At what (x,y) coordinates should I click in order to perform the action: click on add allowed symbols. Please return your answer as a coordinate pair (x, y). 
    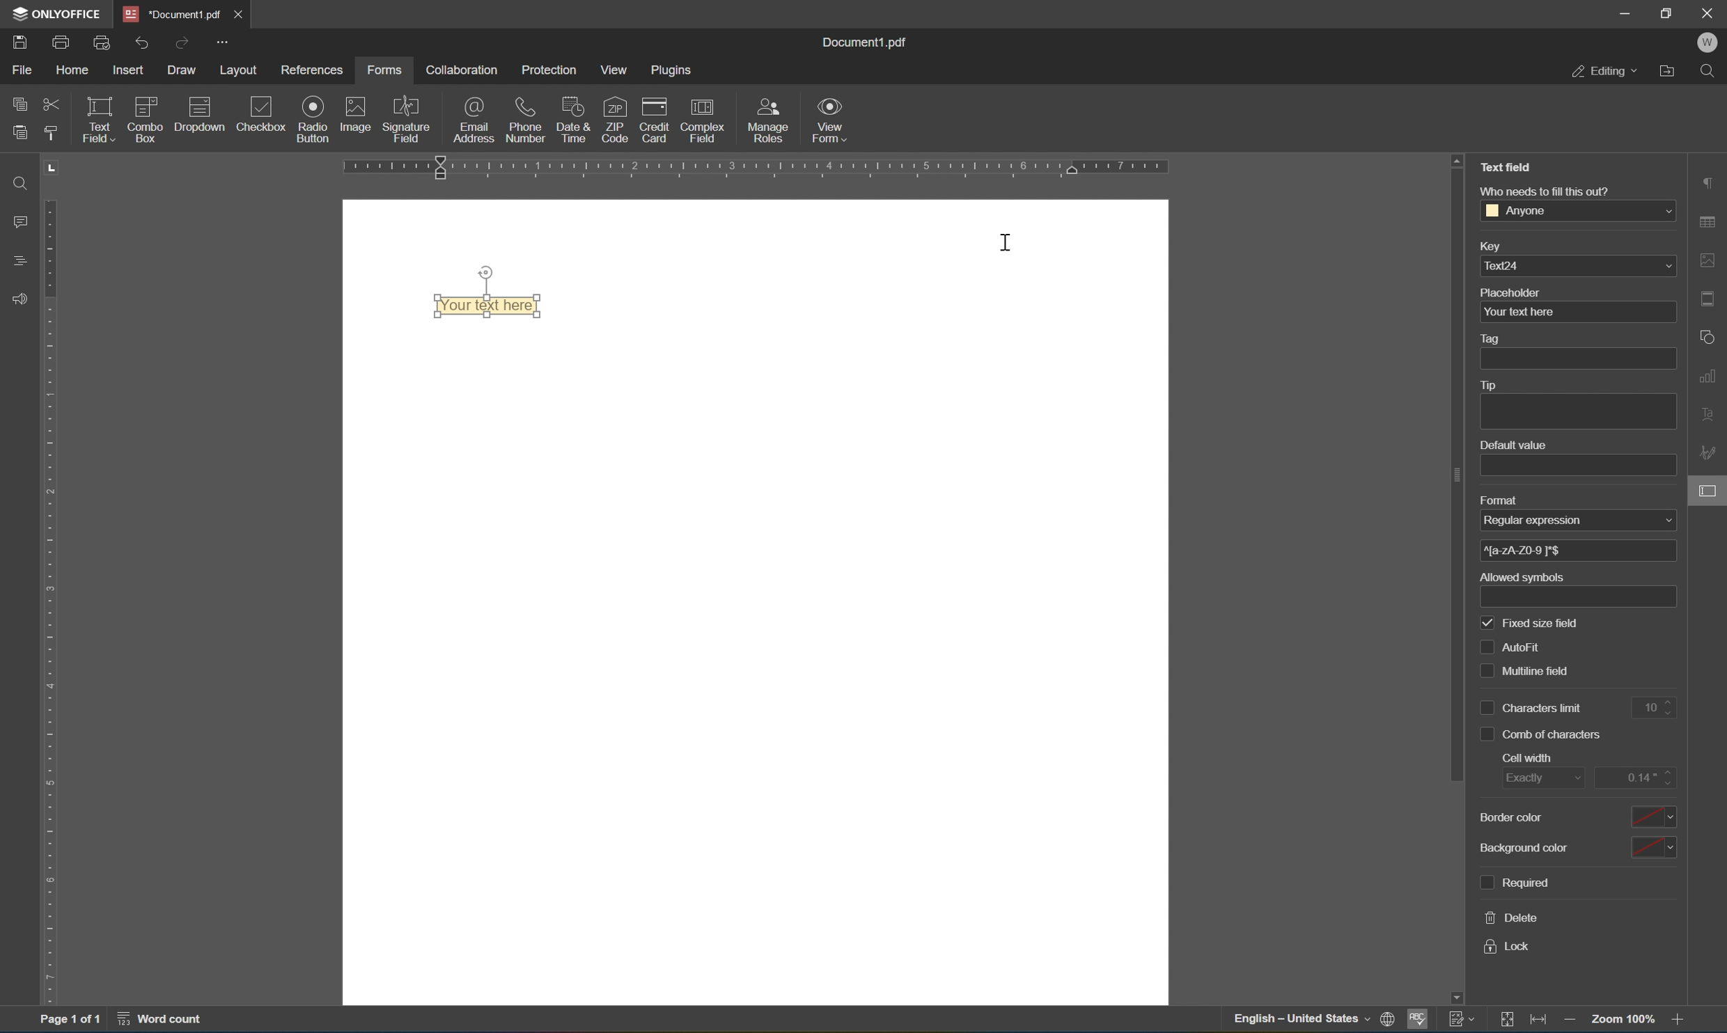
    Looking at the image, I should click on (1581, 597).